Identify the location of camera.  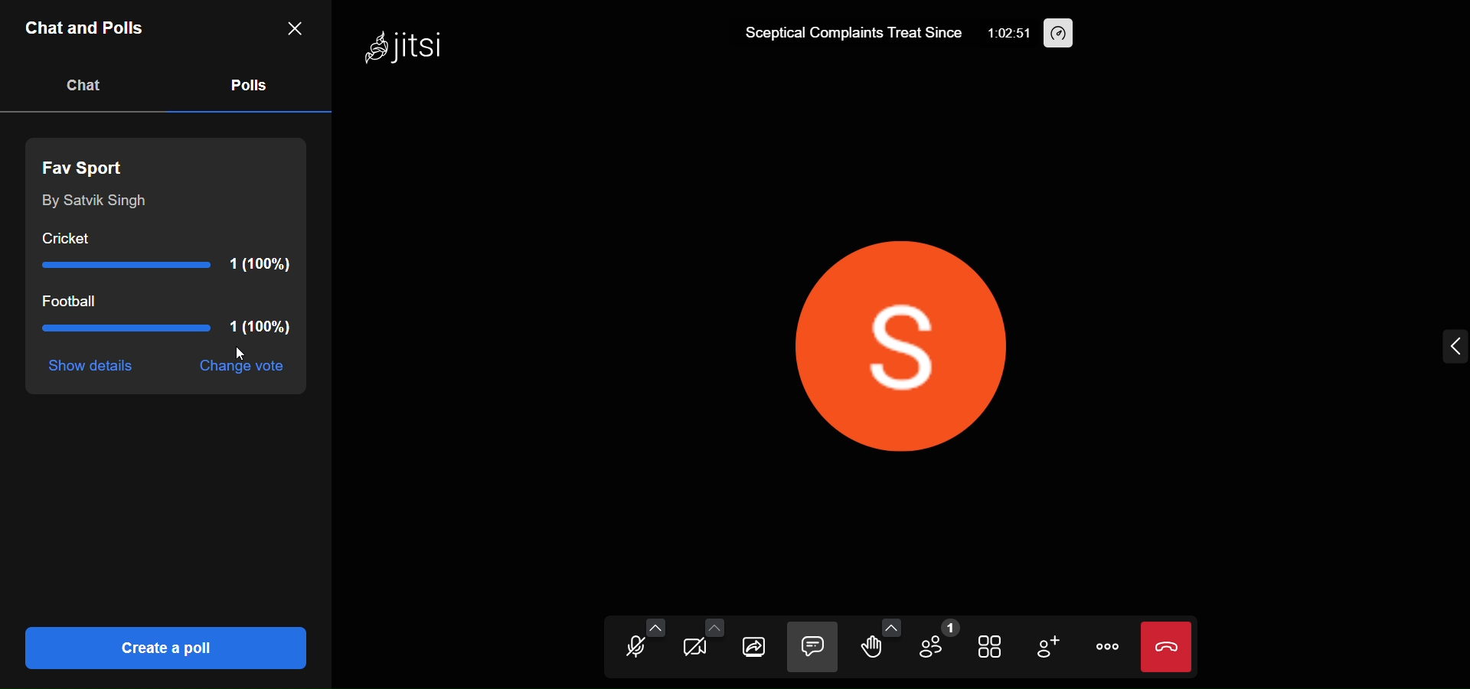
(690, 650).